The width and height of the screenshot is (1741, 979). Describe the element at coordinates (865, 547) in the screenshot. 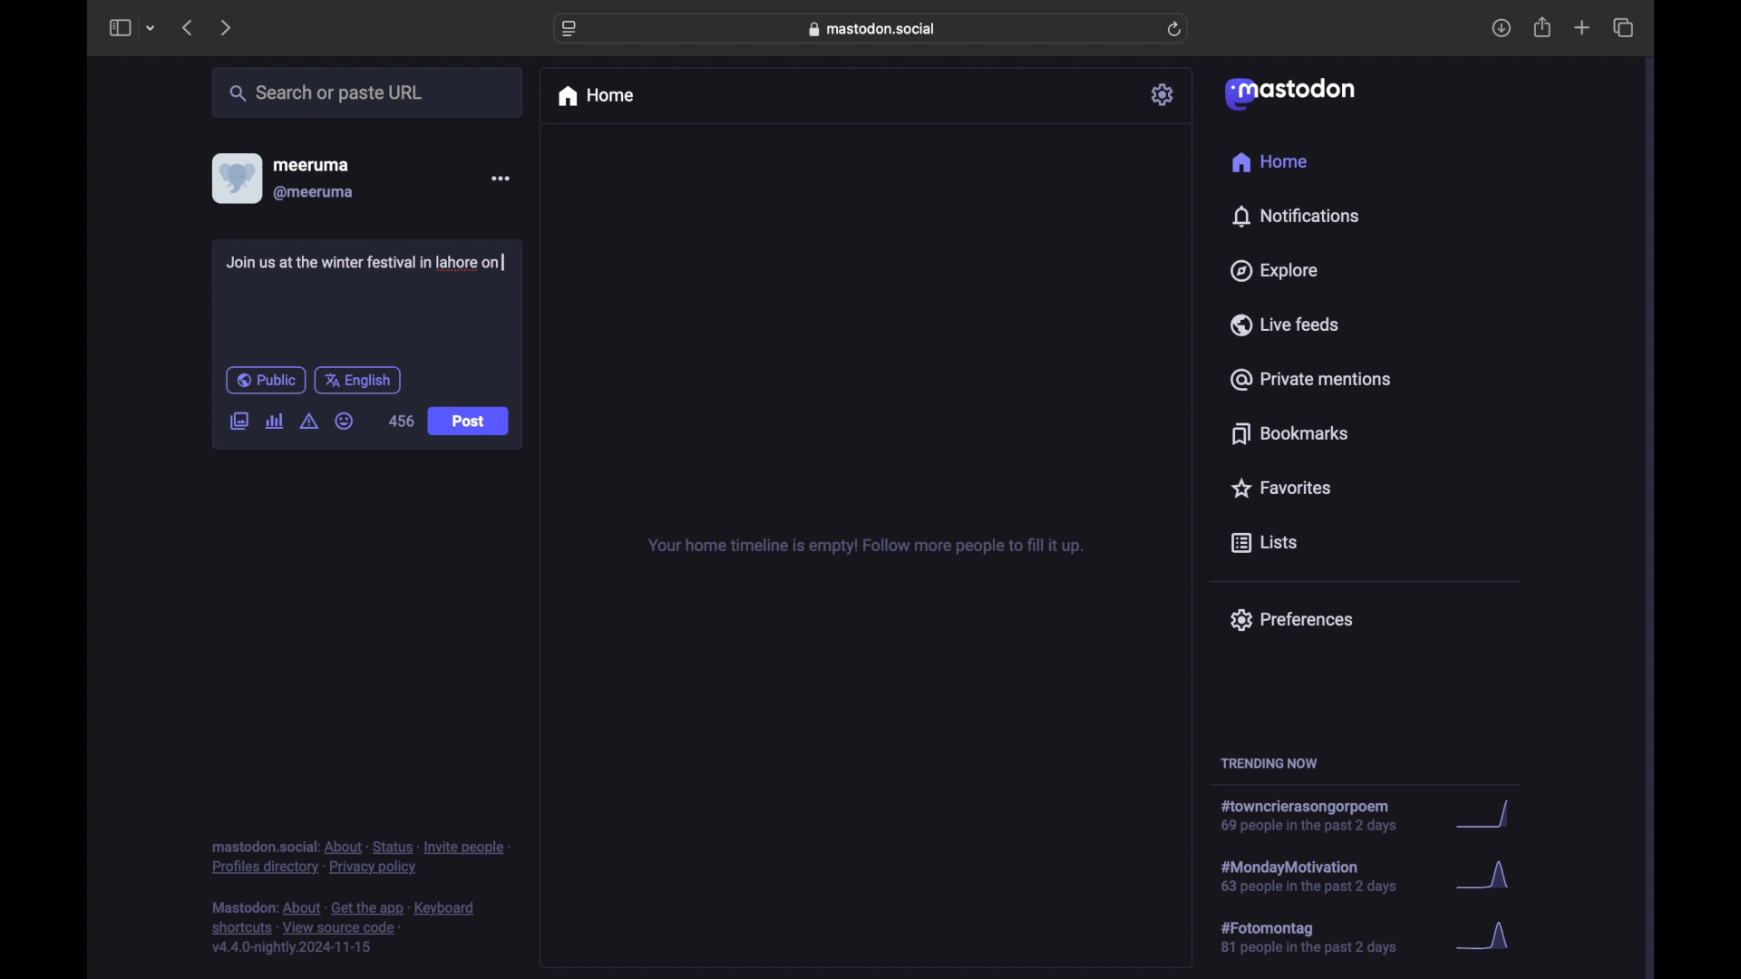

I see `your home timeline is empty! follow more people to fill it up` at that location.